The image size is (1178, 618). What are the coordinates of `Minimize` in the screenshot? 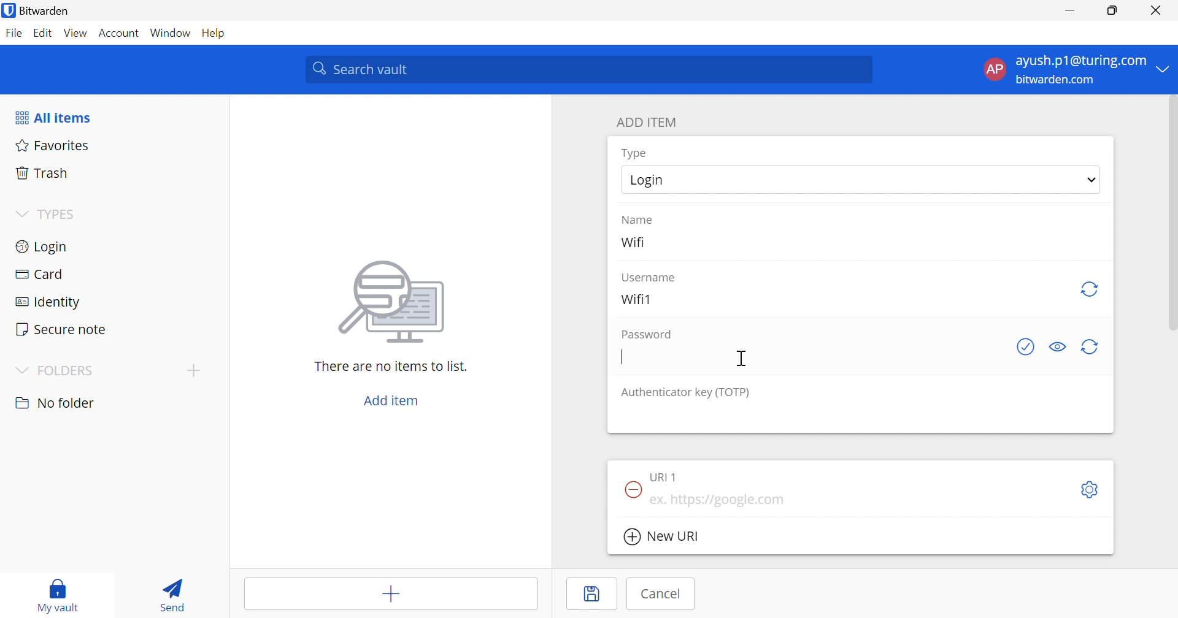 It's located at (1070, 11).